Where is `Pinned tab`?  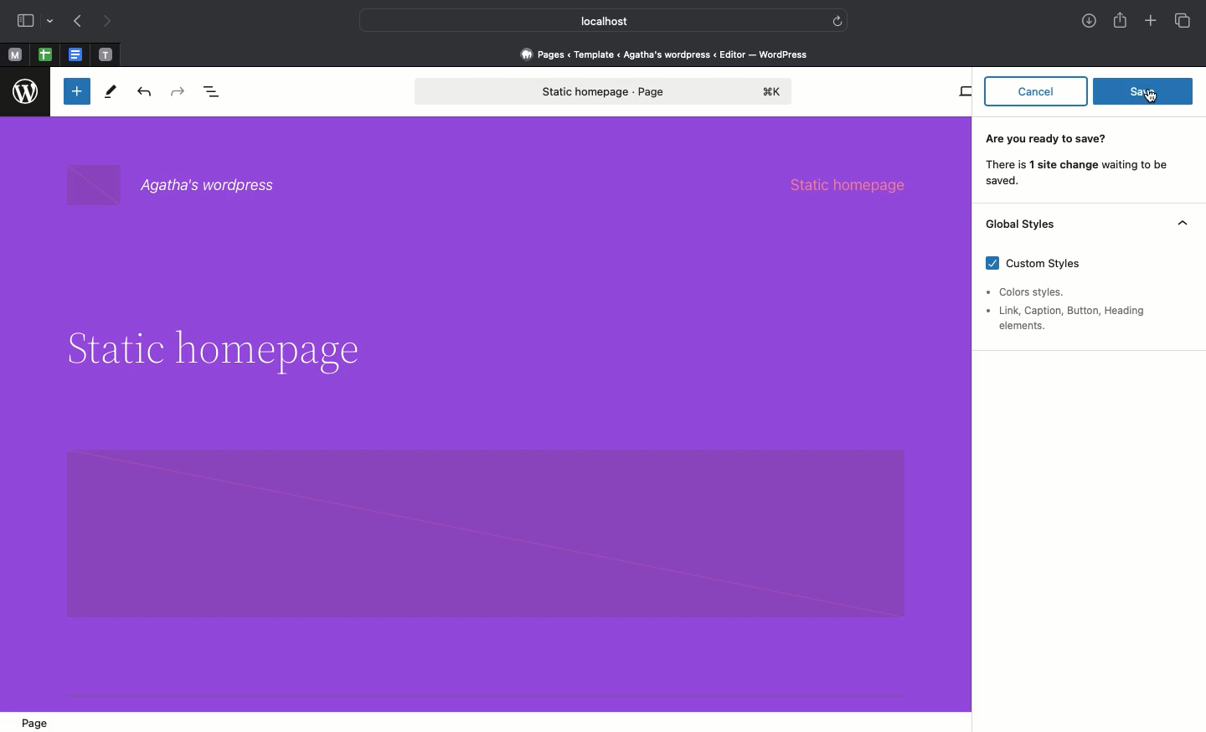 Pinned tab is located at coordinates (77, 55).